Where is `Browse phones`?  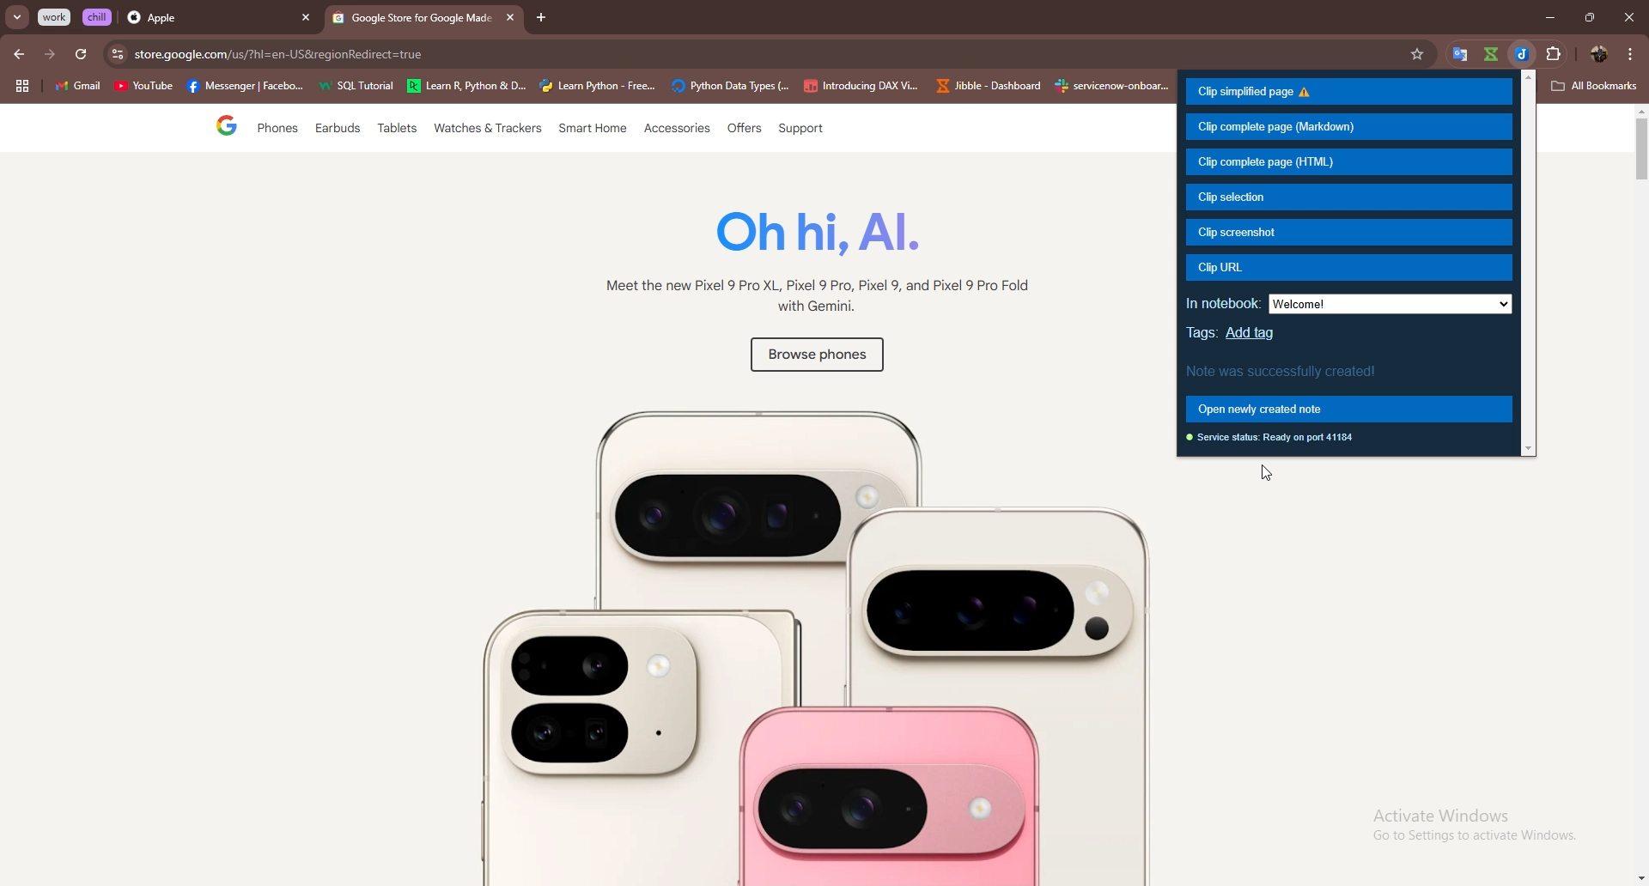 Browse phones is located at coordinates (814, 358).